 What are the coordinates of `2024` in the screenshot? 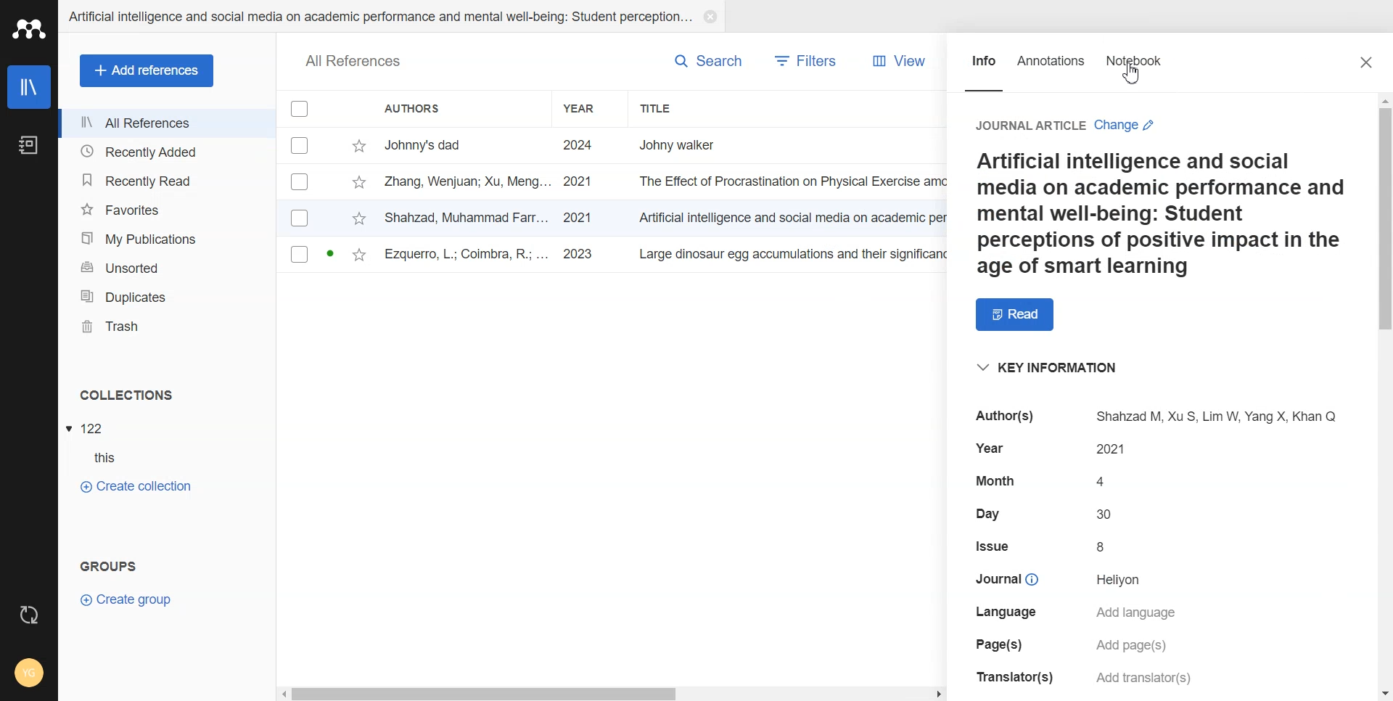 It's located at (579, 146).